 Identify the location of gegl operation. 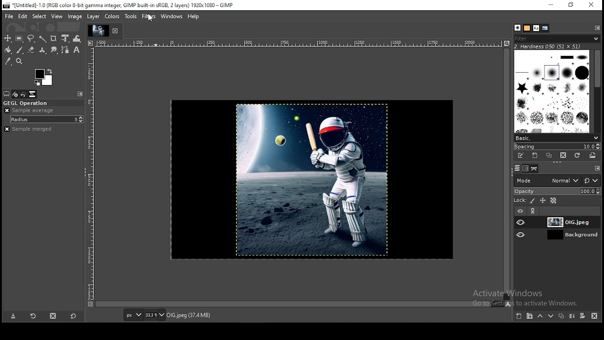
(42, 103).